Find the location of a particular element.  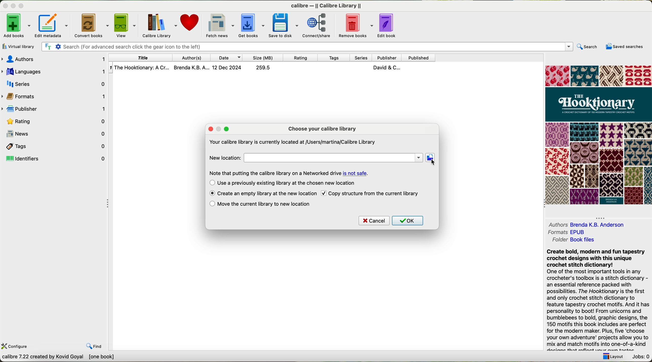

Settings is located at coordinates (59, 46).